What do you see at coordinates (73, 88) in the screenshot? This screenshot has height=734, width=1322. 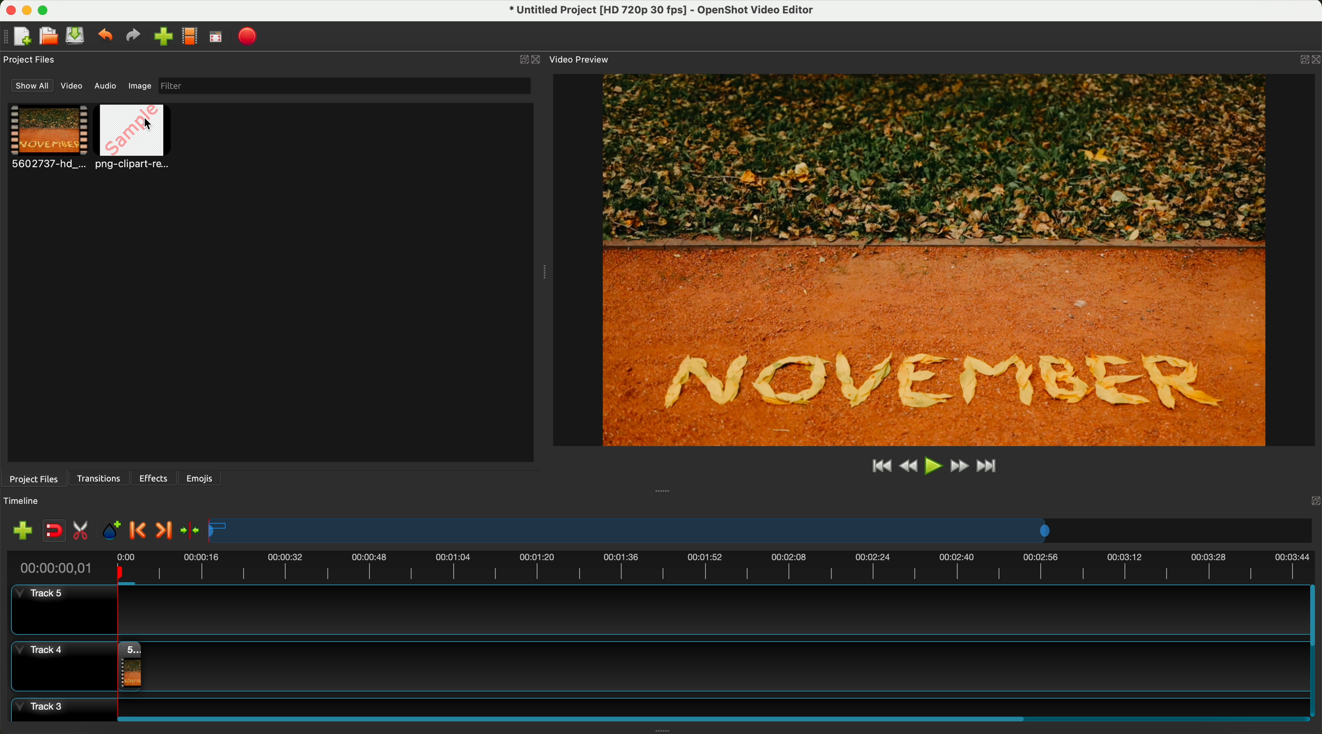 I see `video` at bounding box center [73, 88].